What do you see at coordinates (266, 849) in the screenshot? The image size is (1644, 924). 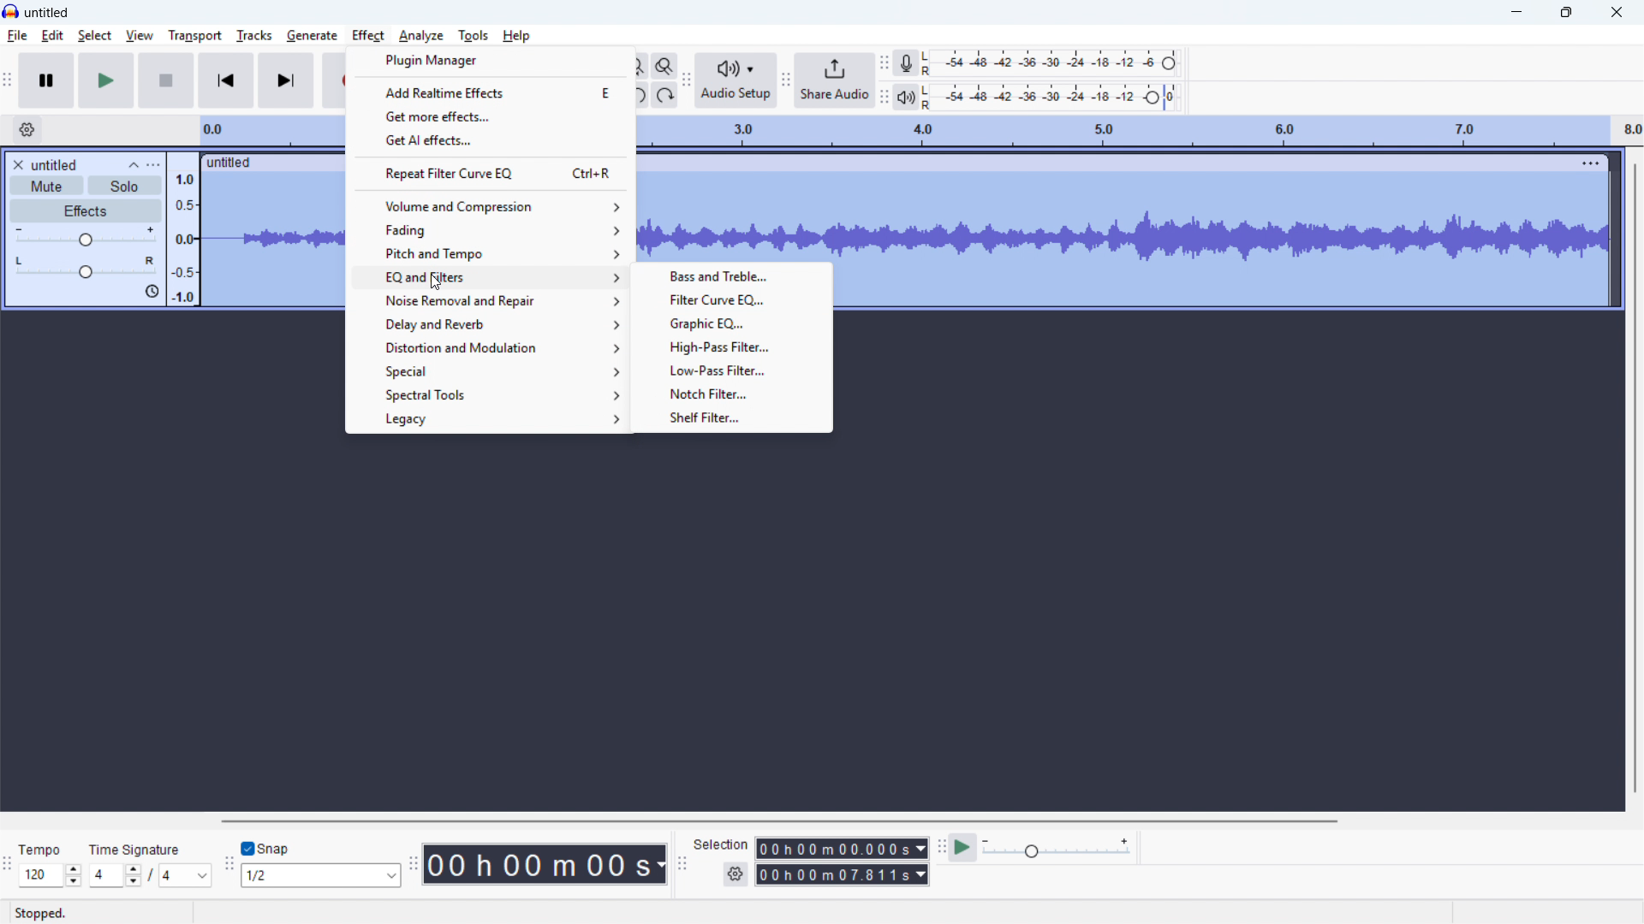 I see `Toggle snap ` at bounding box center [266, 849].